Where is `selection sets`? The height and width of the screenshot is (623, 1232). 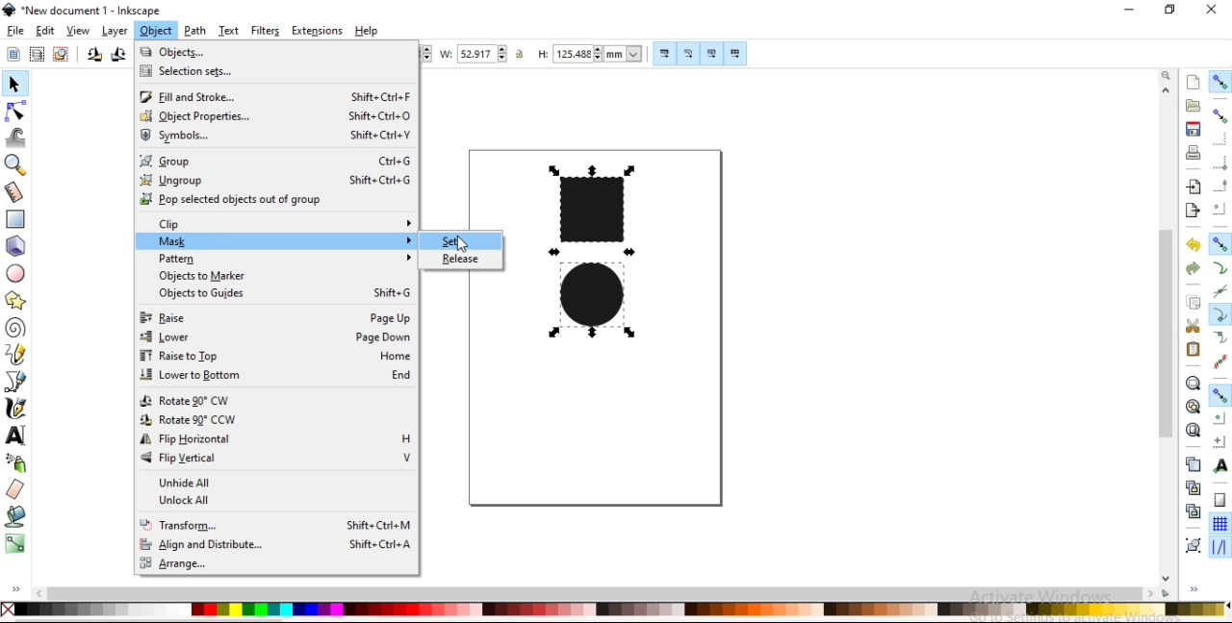
selection sets is located at coordinates (261, 72).